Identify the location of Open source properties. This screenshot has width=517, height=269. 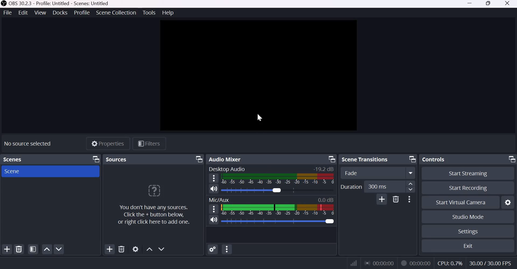
(136, 249).